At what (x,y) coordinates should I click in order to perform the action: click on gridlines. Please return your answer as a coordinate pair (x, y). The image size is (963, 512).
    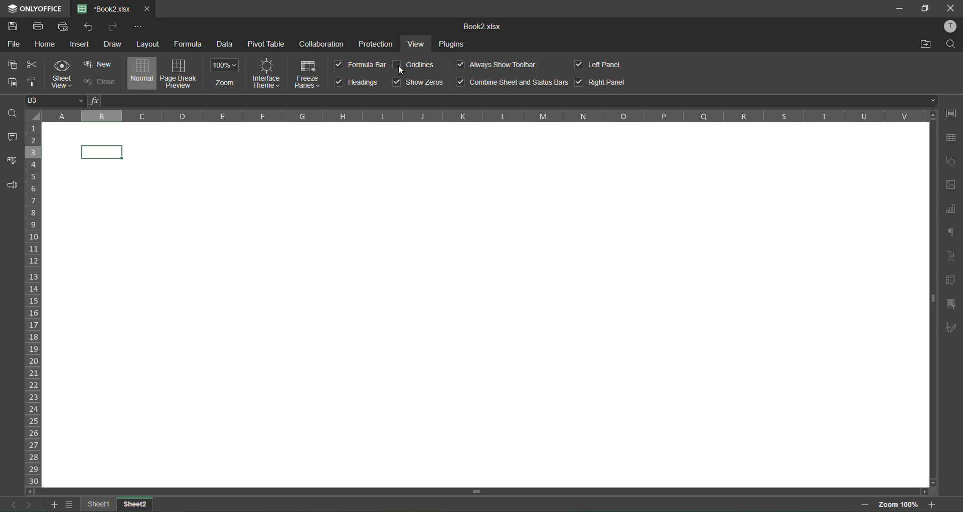
    Looking at the image, I should click on (420, 65).